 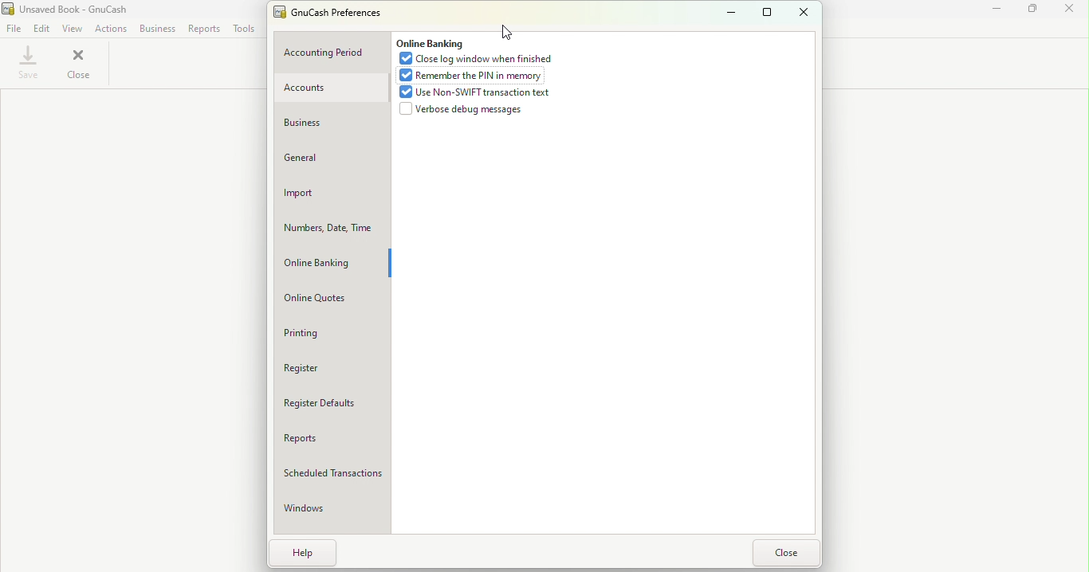 What do you see at coordinates (334, 403) in the screenshot?
I see `Register defaults` at bounding box center [334, 403].